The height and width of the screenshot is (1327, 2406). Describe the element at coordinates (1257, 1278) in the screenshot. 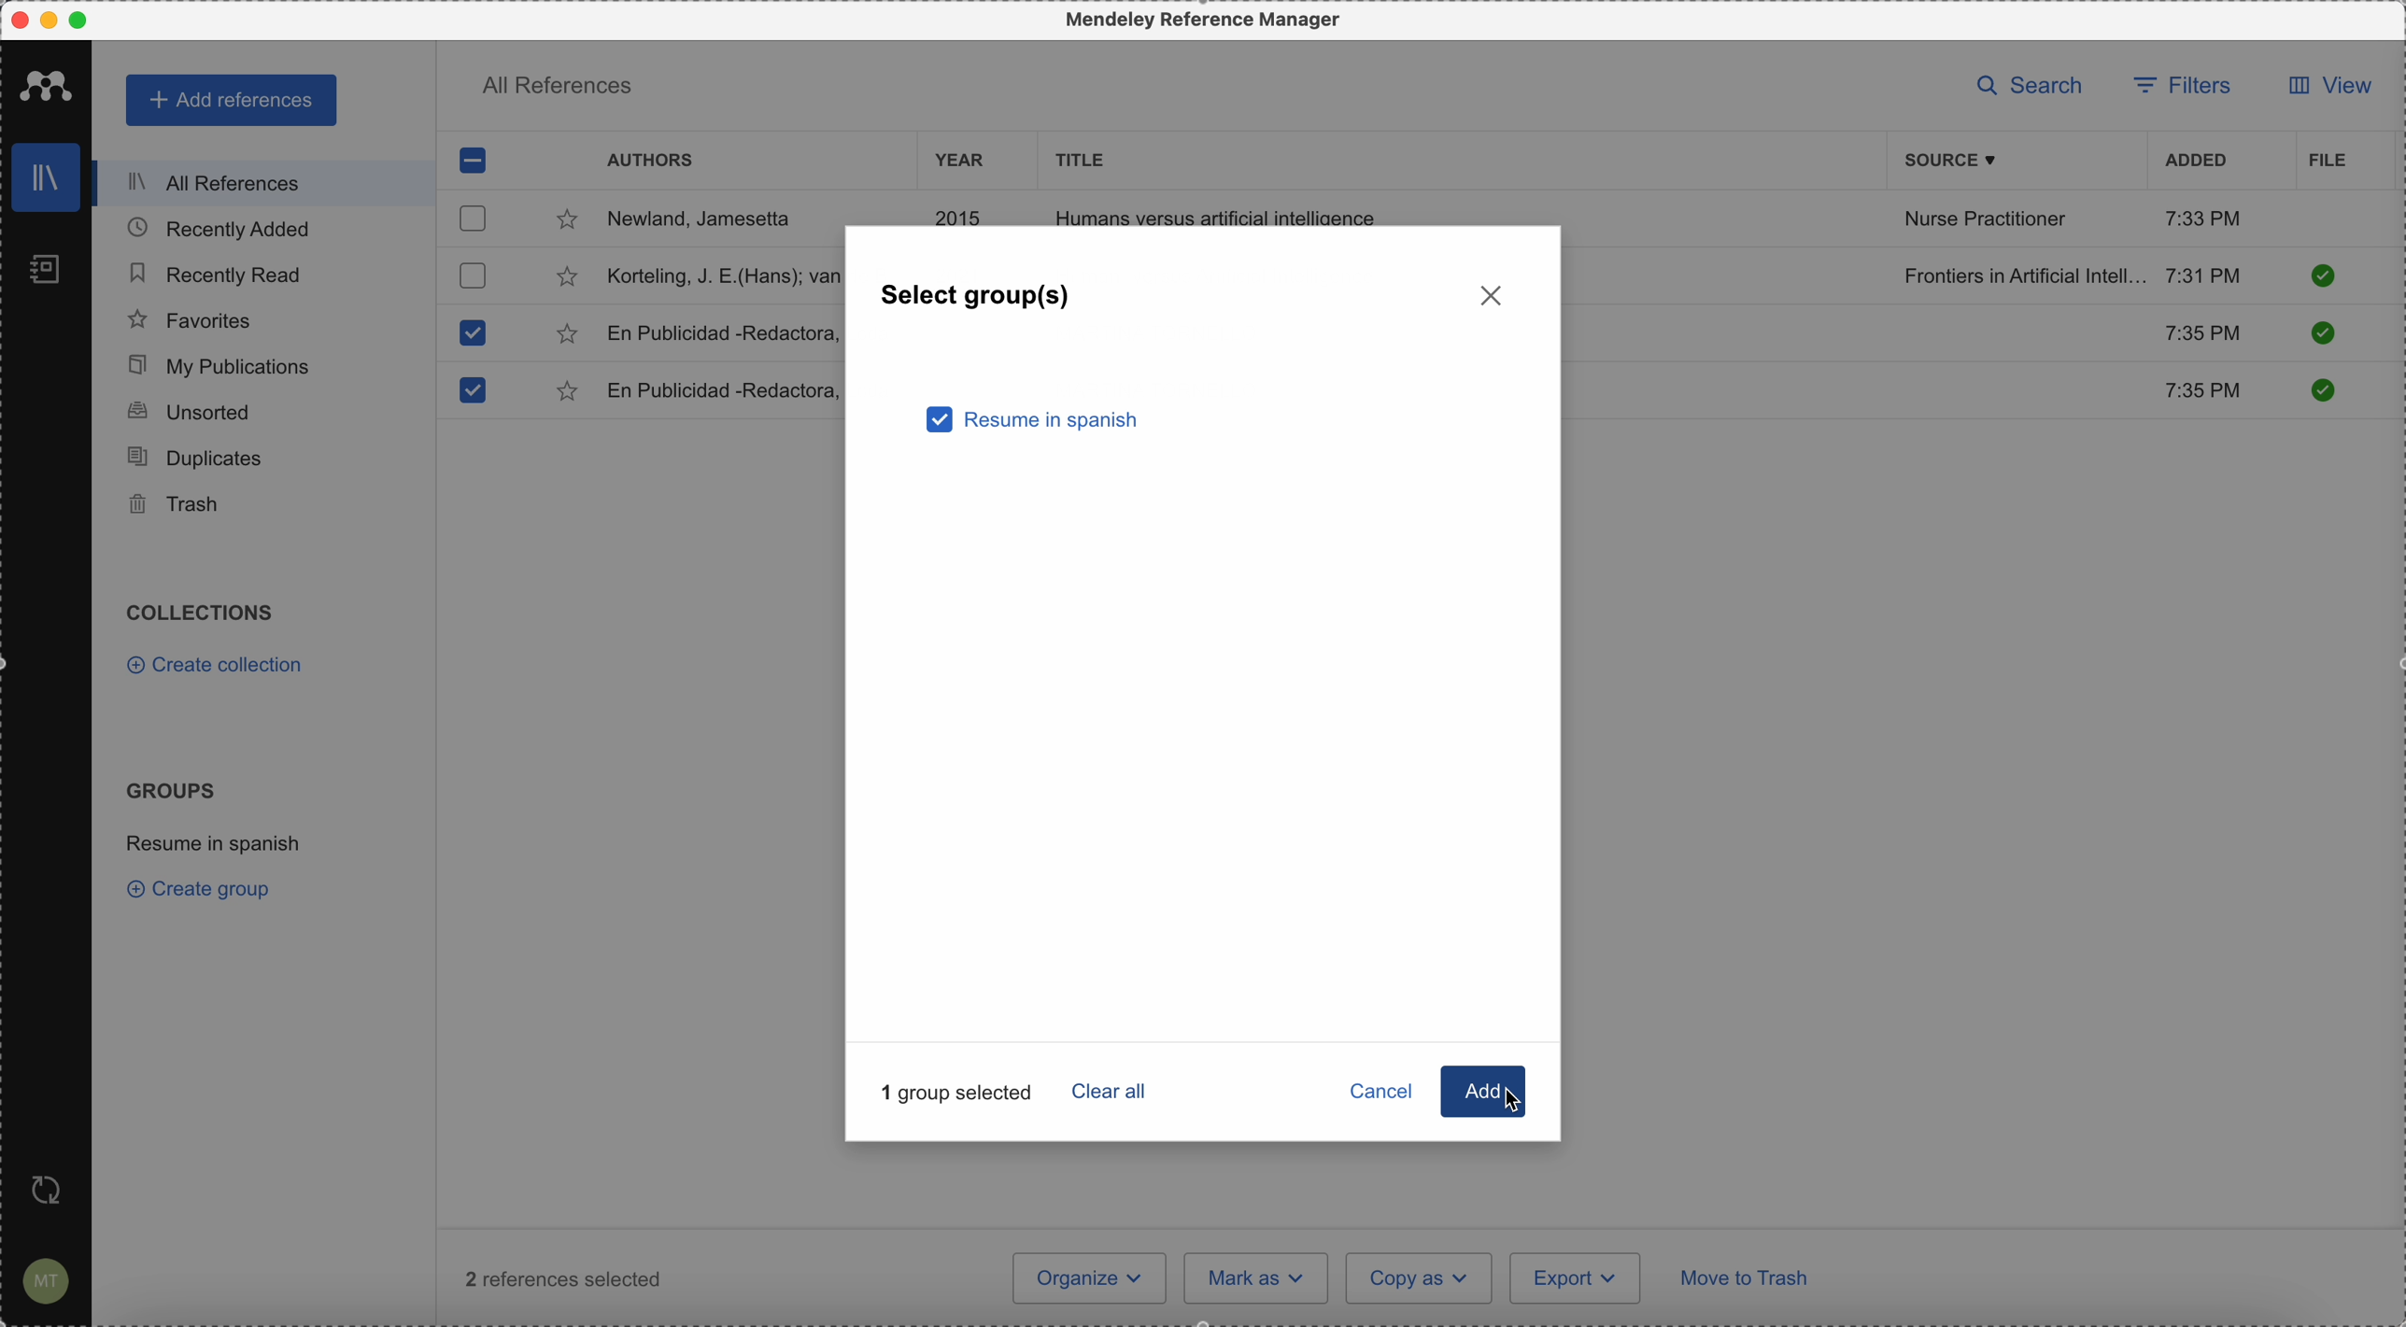

I see `mark as` at that location.